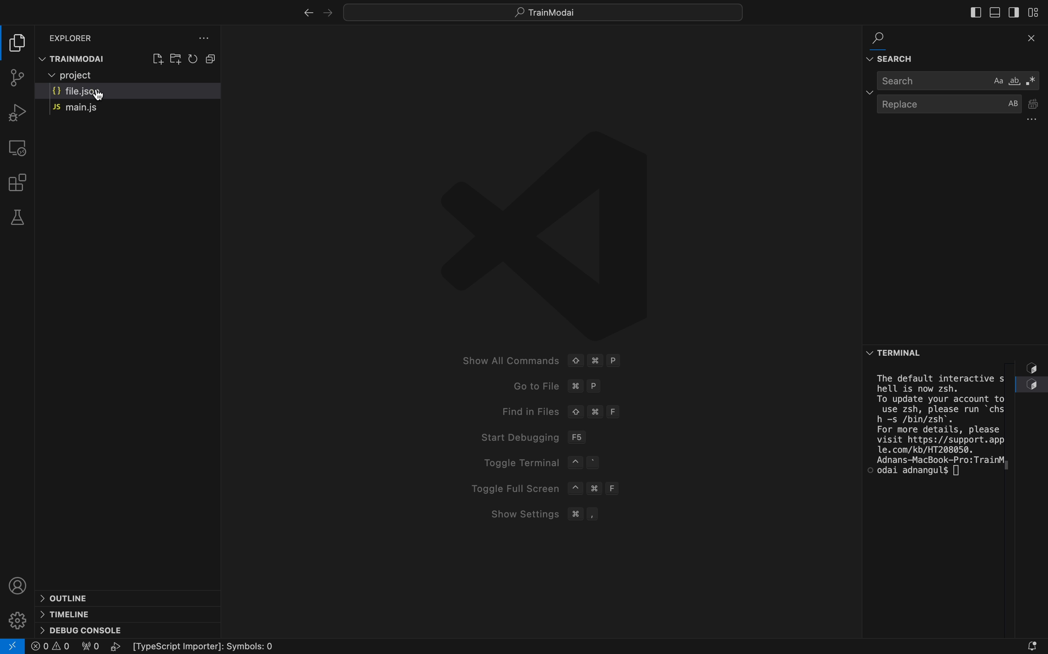 The image size is (1048, 654). I want to click on trainmodai, so click(75, 57).